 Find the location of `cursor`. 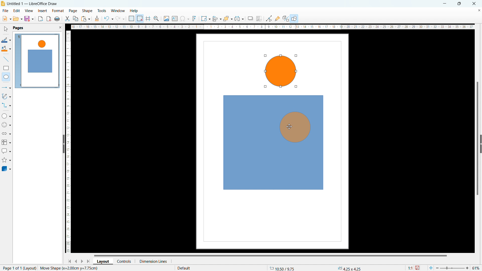

cursor is located at coordinates (289, 127).